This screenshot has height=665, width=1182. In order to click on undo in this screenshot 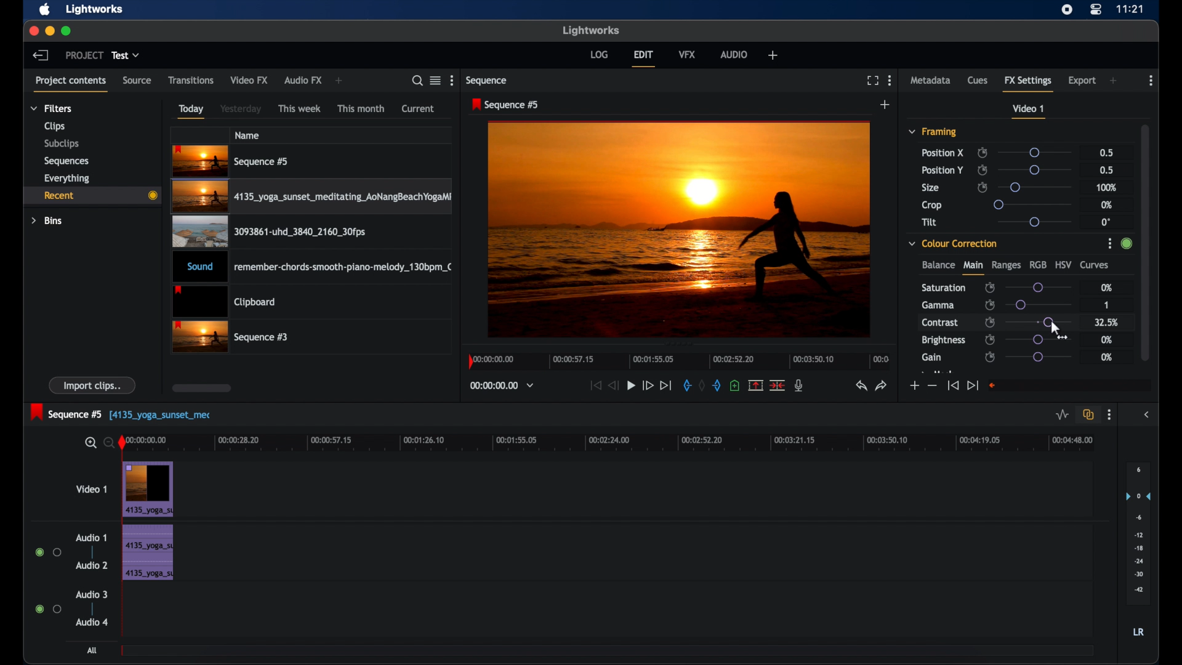, I will do `click(860, 386)`.